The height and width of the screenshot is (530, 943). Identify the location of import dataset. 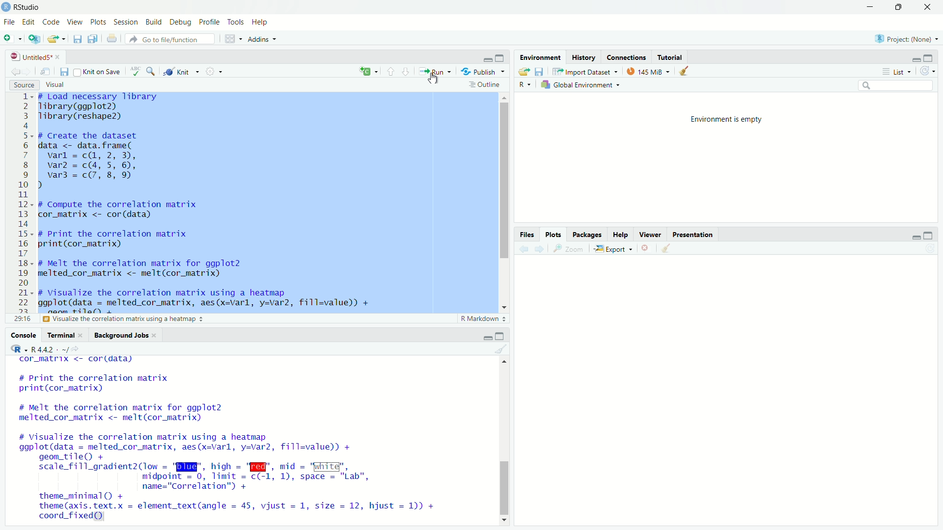
(585, 72).